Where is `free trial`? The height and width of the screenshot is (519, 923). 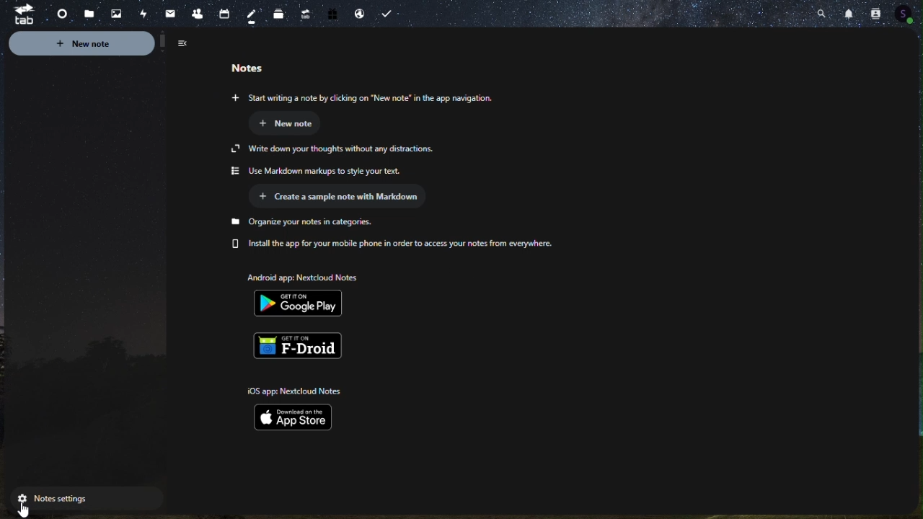 free trial is located at coordinates (329, 16).